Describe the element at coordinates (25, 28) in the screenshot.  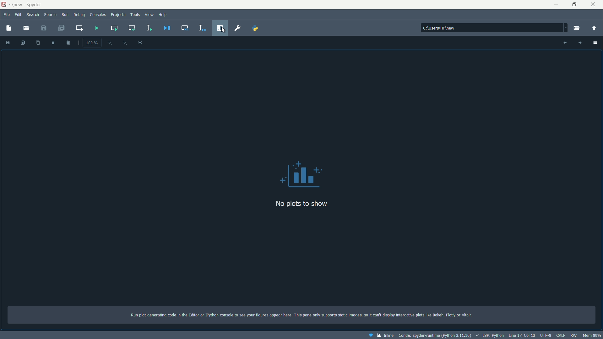
I see `open file` at that location.